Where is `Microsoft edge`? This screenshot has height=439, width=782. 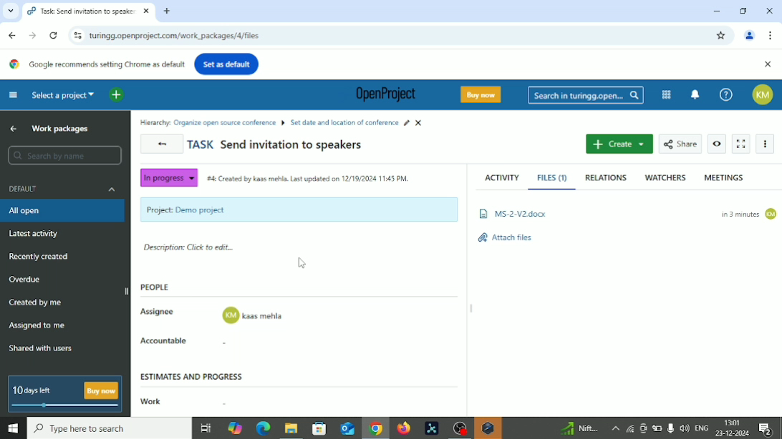 Microsoft edge is located at coordinates (262, 429).